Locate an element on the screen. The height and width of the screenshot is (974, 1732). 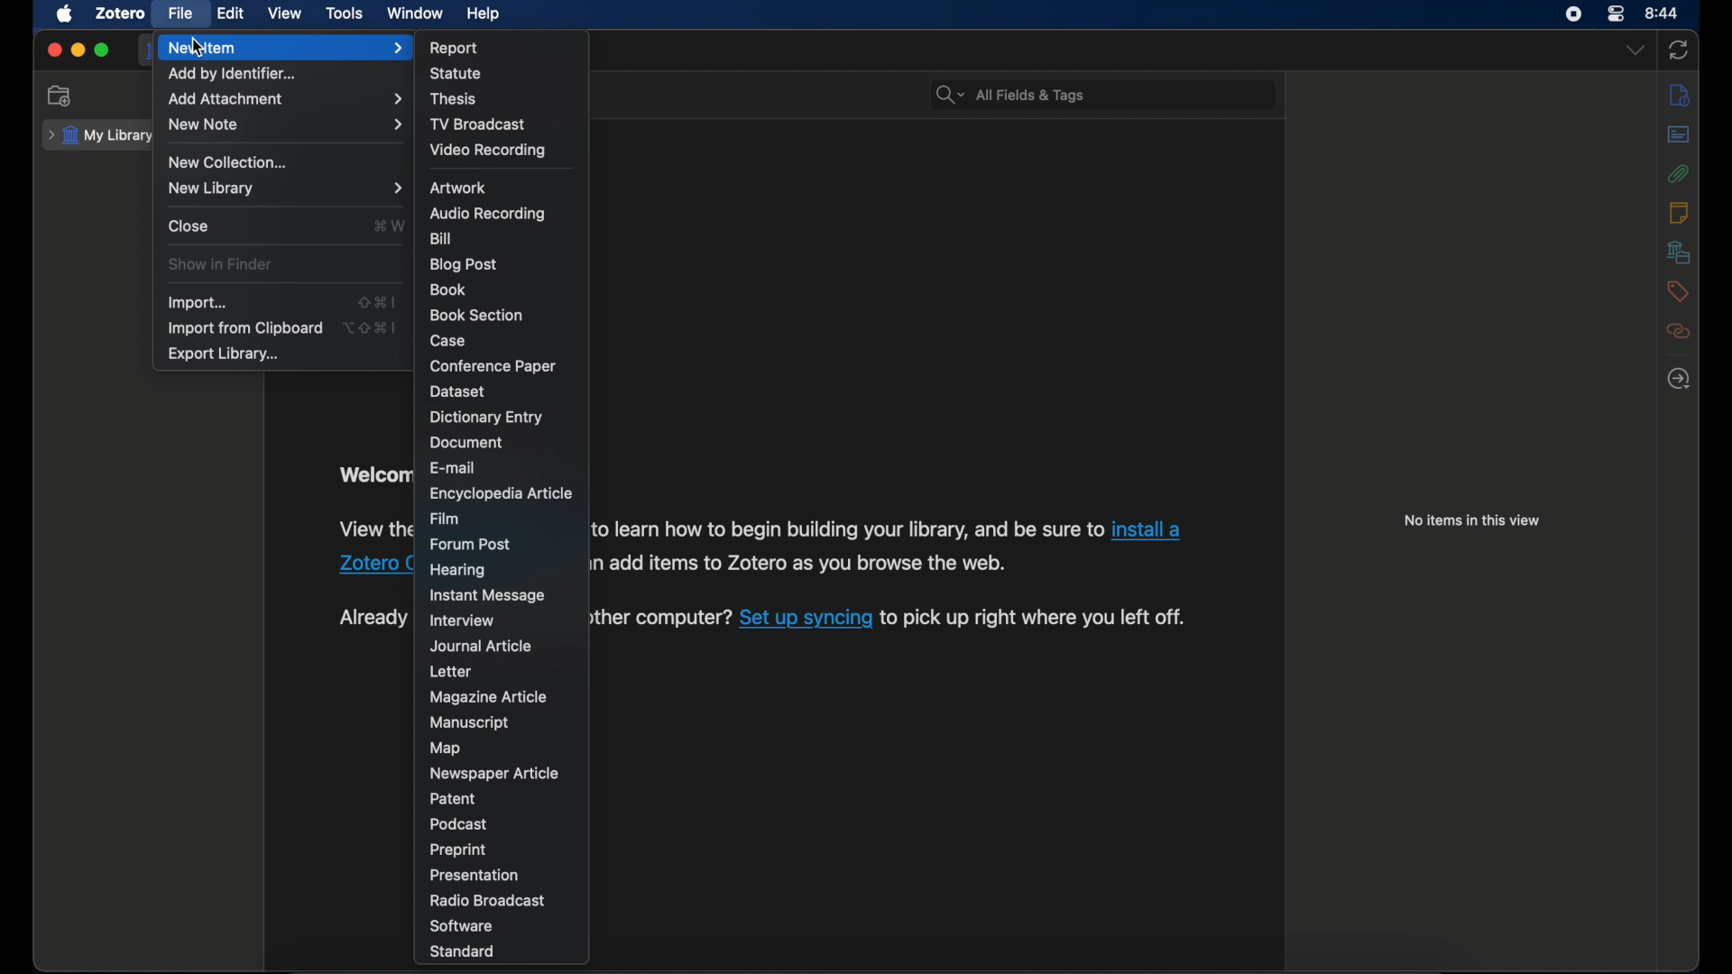
search bar input is located at coordinates (1126, 96).